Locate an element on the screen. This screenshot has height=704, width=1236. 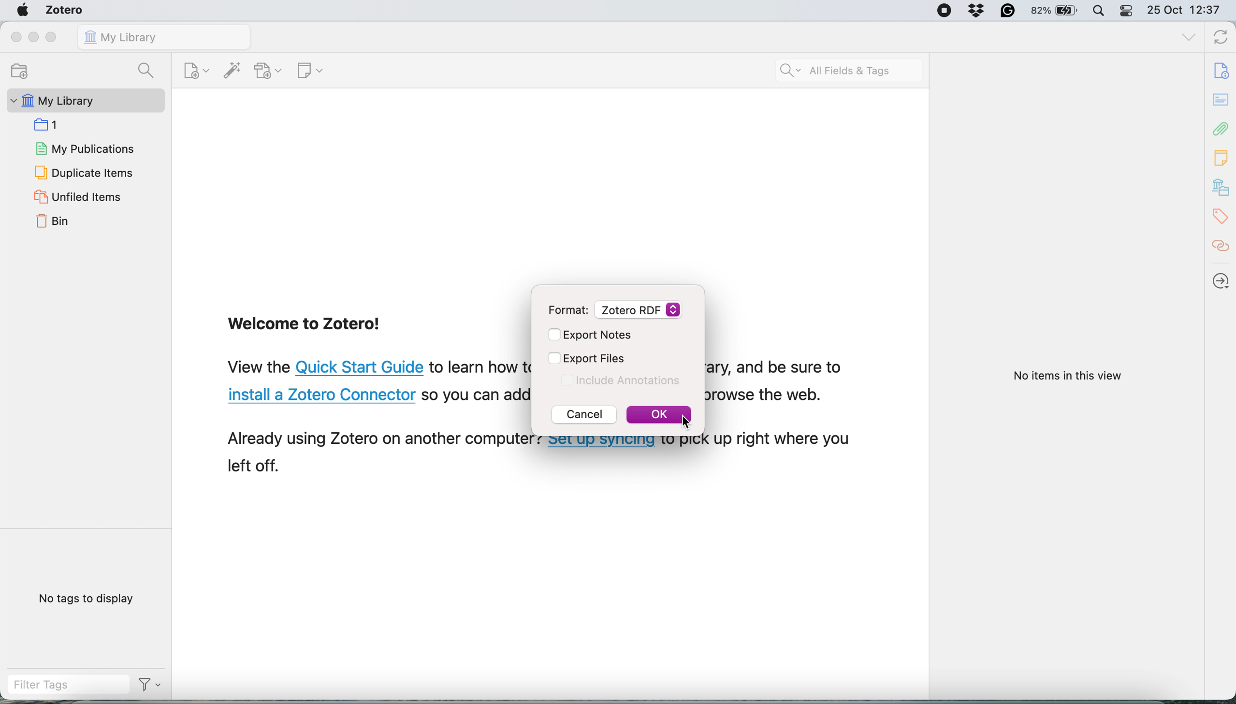
Filter Options is located at coordinates (152, 687).